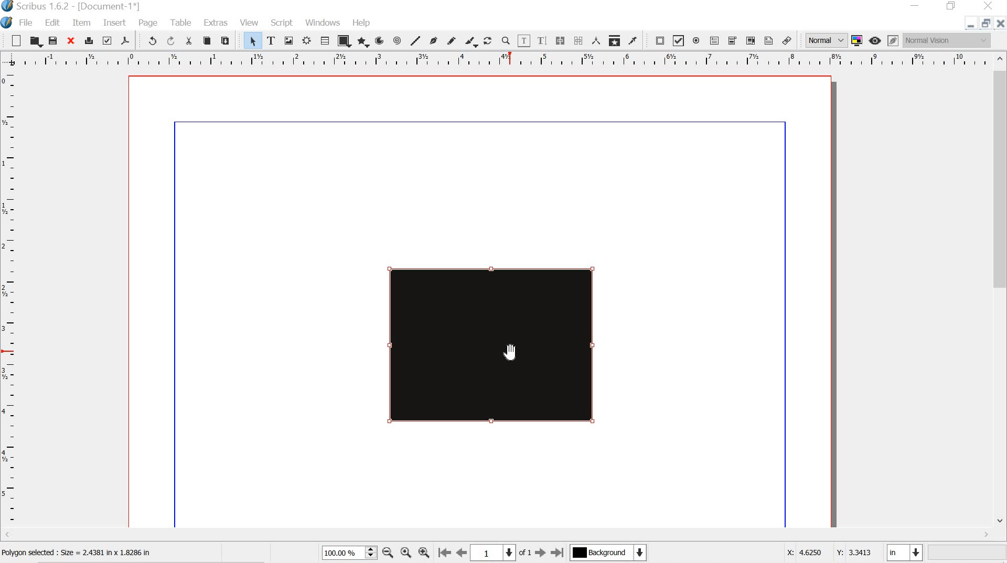 The image size is (1007, 563). I want to click on scribus logo, so click(8, 23).